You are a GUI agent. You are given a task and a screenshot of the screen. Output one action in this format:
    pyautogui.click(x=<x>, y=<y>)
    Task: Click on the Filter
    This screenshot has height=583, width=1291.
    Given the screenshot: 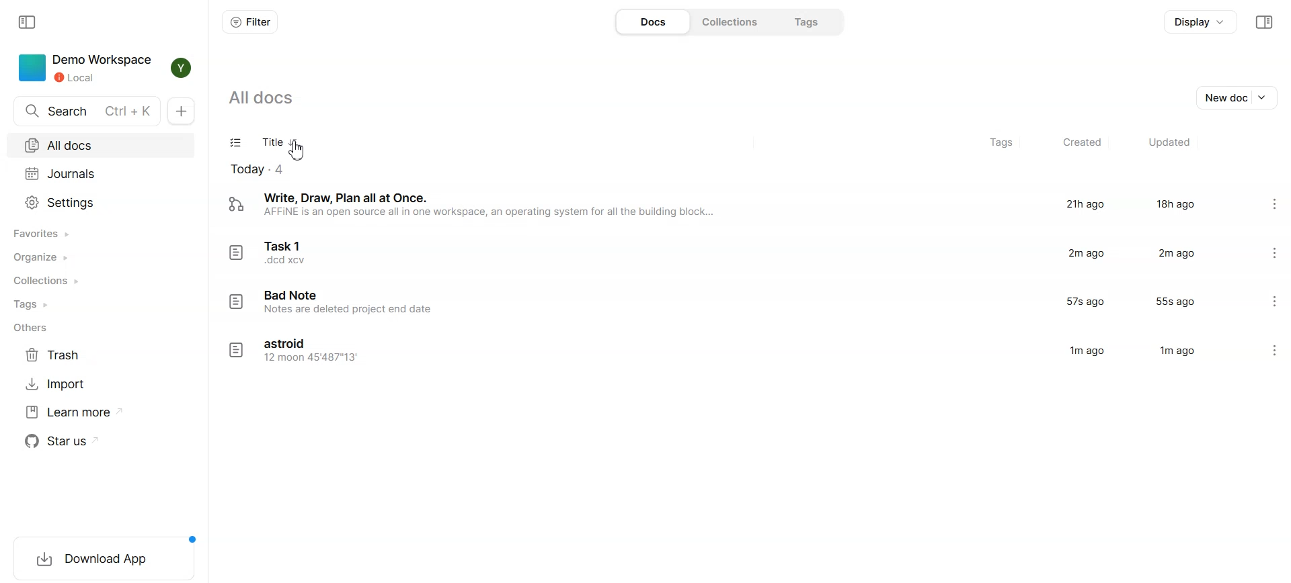 What is the action you would take?
    pyautogui.click(x=251, y=22)
    